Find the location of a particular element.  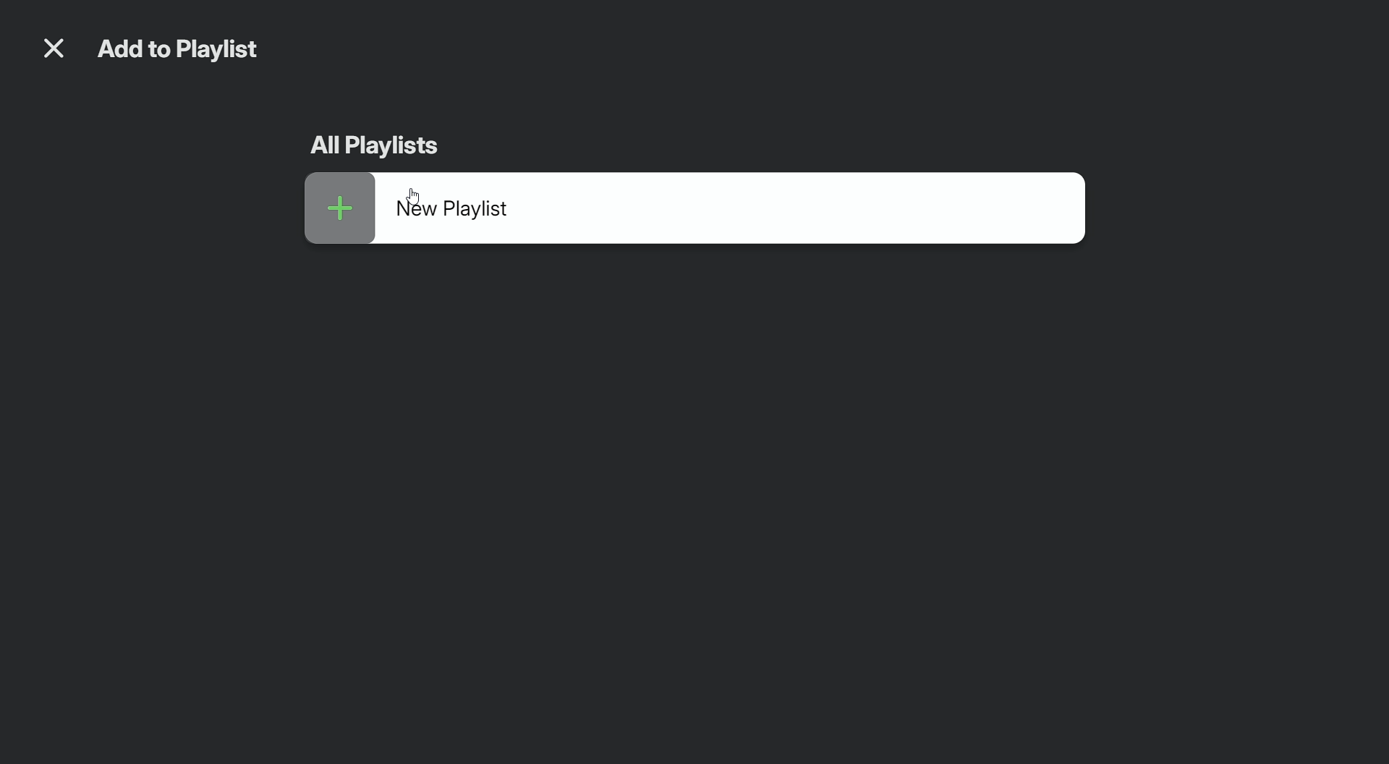

Close is located at coordinates (53, 52).